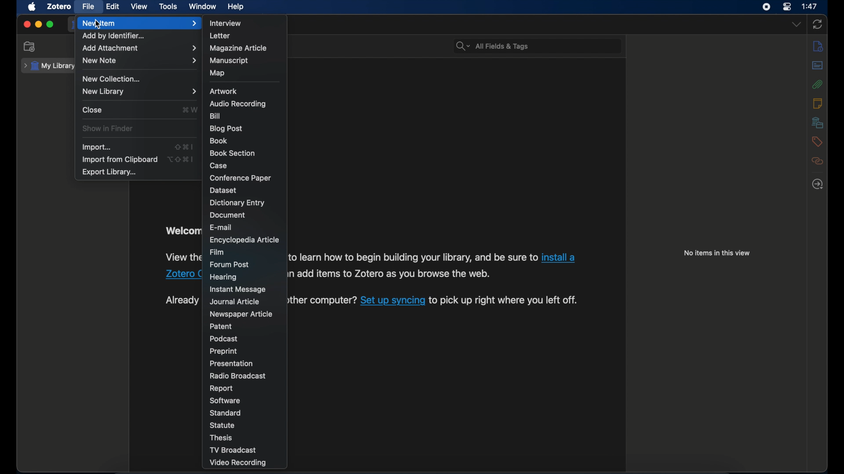 This screenshot has width=844, height=474. What do you see at coordinates (222, 190) in the screenshot?
I see `dataset` at bounding box center [222, 190].